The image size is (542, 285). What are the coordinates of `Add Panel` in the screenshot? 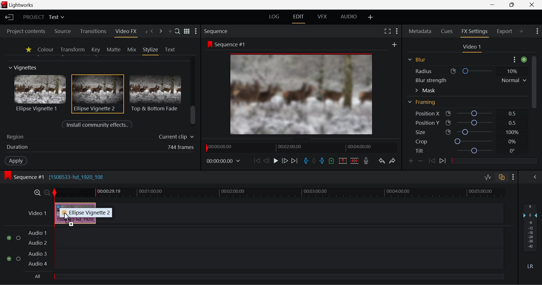 It's located at (522, 32).